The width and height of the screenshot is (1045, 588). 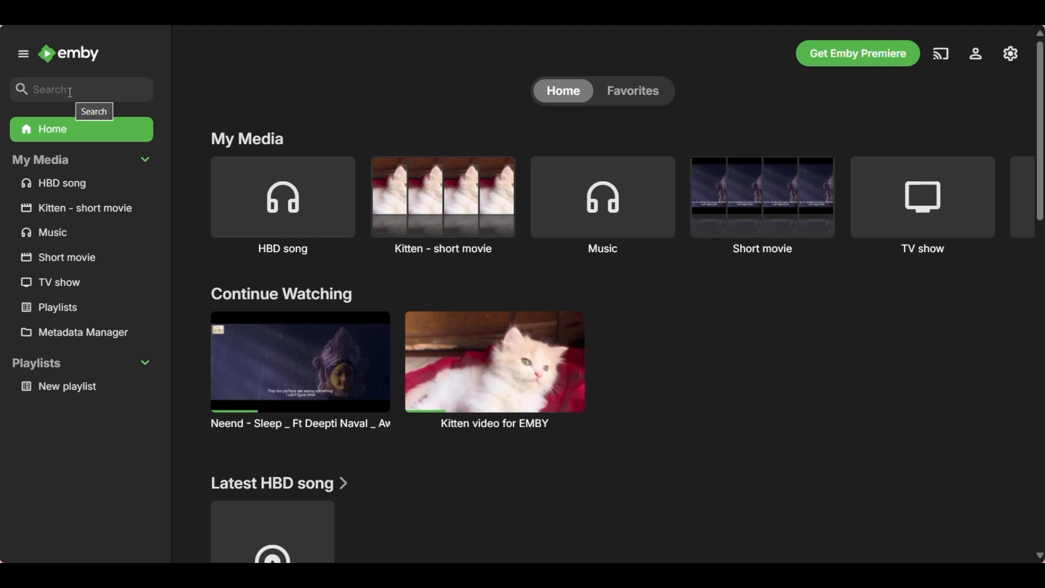 I want to click on Get Emby premier, so click(x=859, y=53).